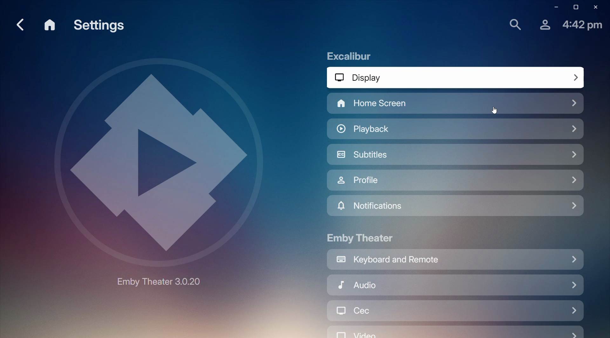 This screenshot has width=610, height=338. Describe the element at coordinates (543, 24) in the screenshot. I see `Profile` at that location.